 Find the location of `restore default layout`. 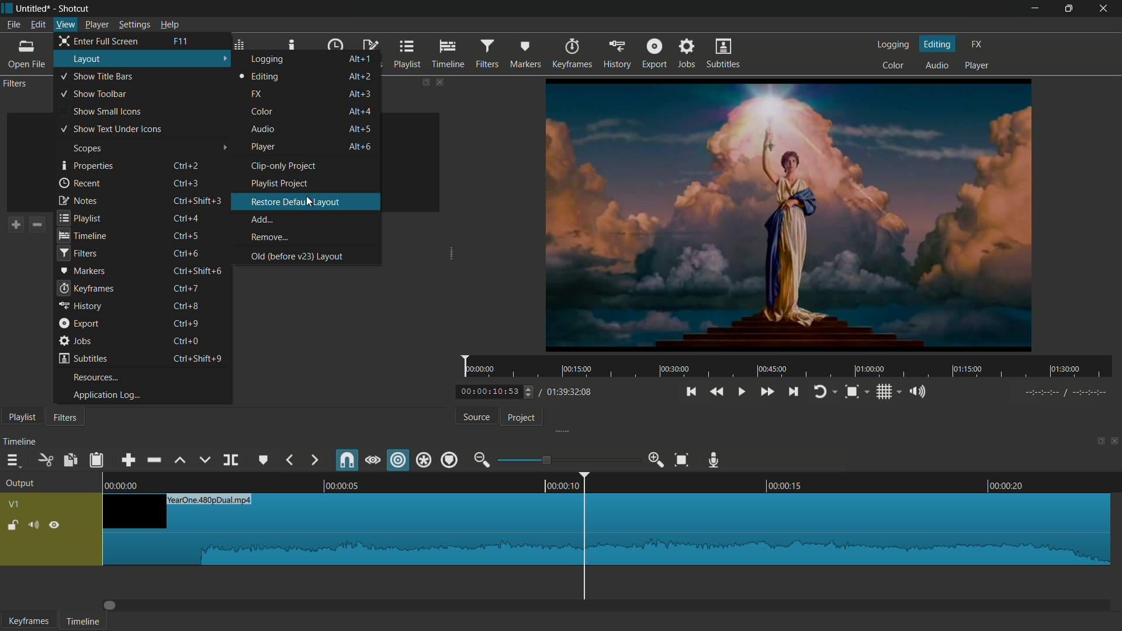

restore default layout is located at coordinates (294, 202).